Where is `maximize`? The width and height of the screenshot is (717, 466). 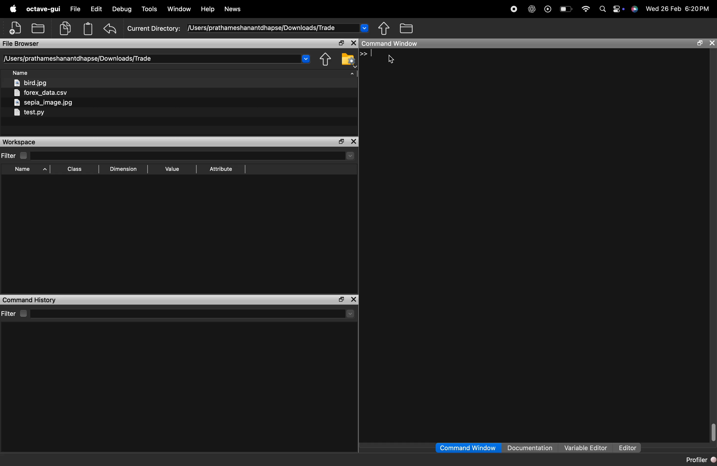
maximize is located at coordinates (700, 43).